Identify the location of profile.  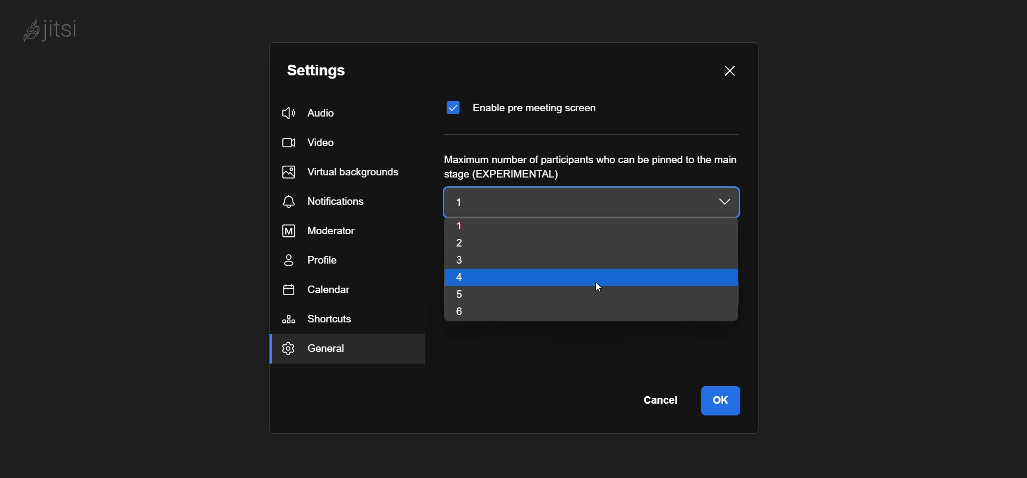
(315, 262).